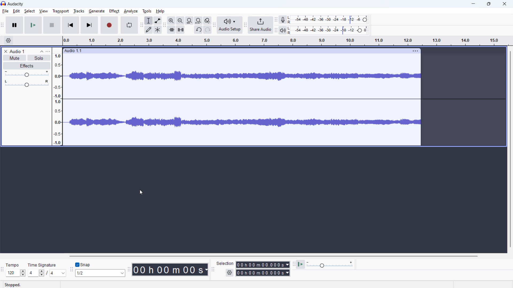 This screenshot has height=288, width=513. Describe the element at coordinates (260, 25) in the screenshot. I see `share audio` at that location.